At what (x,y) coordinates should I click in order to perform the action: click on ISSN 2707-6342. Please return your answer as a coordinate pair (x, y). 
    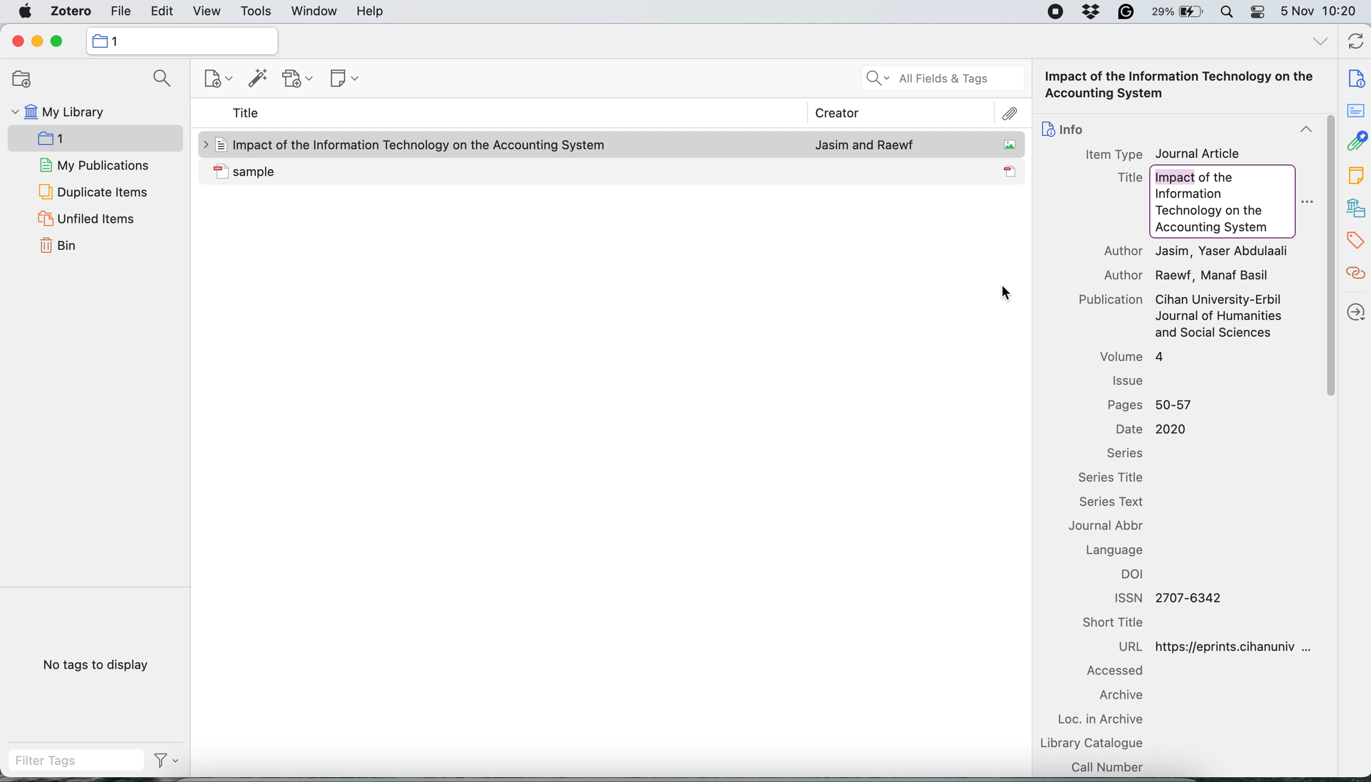
    Looking at the image, I should click on (1172, 598).